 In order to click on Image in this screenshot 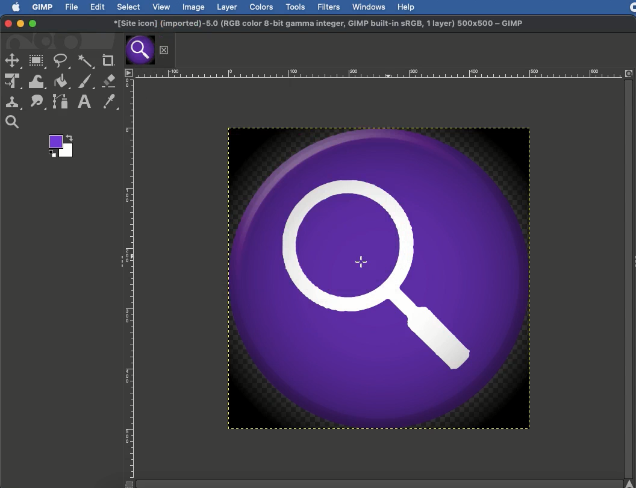, I will do `click(193, 7)`.